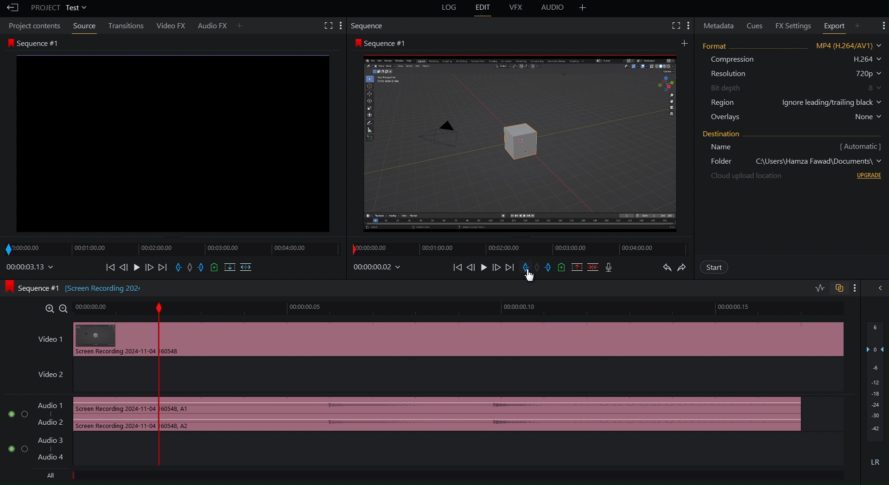 The image size is (889, 485). What do you see at coordinates (518, 9) in the screenshot?
I see `VFX` at bounding box center [518, 9].